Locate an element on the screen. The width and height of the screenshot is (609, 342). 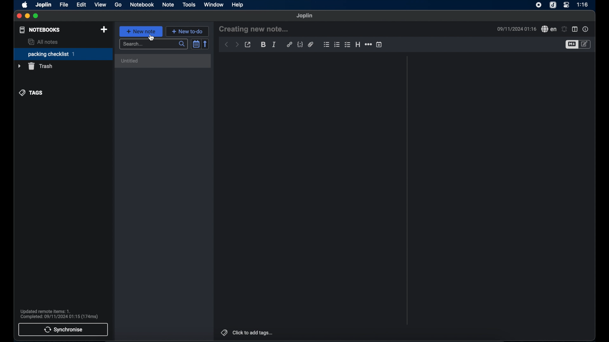
toggle edito is located at coordinates (585, 45).